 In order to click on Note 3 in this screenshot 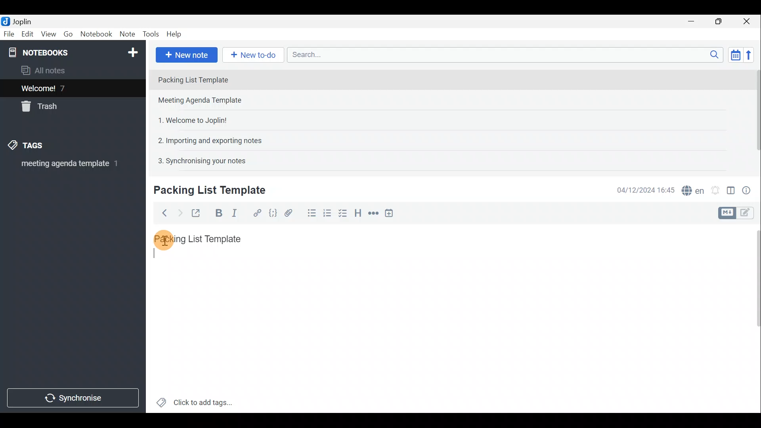, I will do `click(189, 119)`.